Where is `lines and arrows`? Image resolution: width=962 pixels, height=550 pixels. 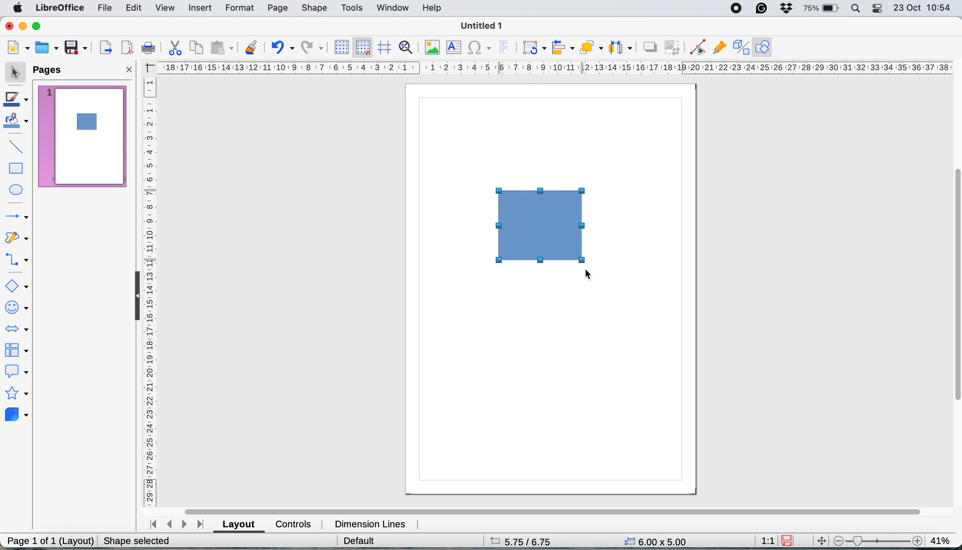
lines and arrows is located at coordinates (16, 217).